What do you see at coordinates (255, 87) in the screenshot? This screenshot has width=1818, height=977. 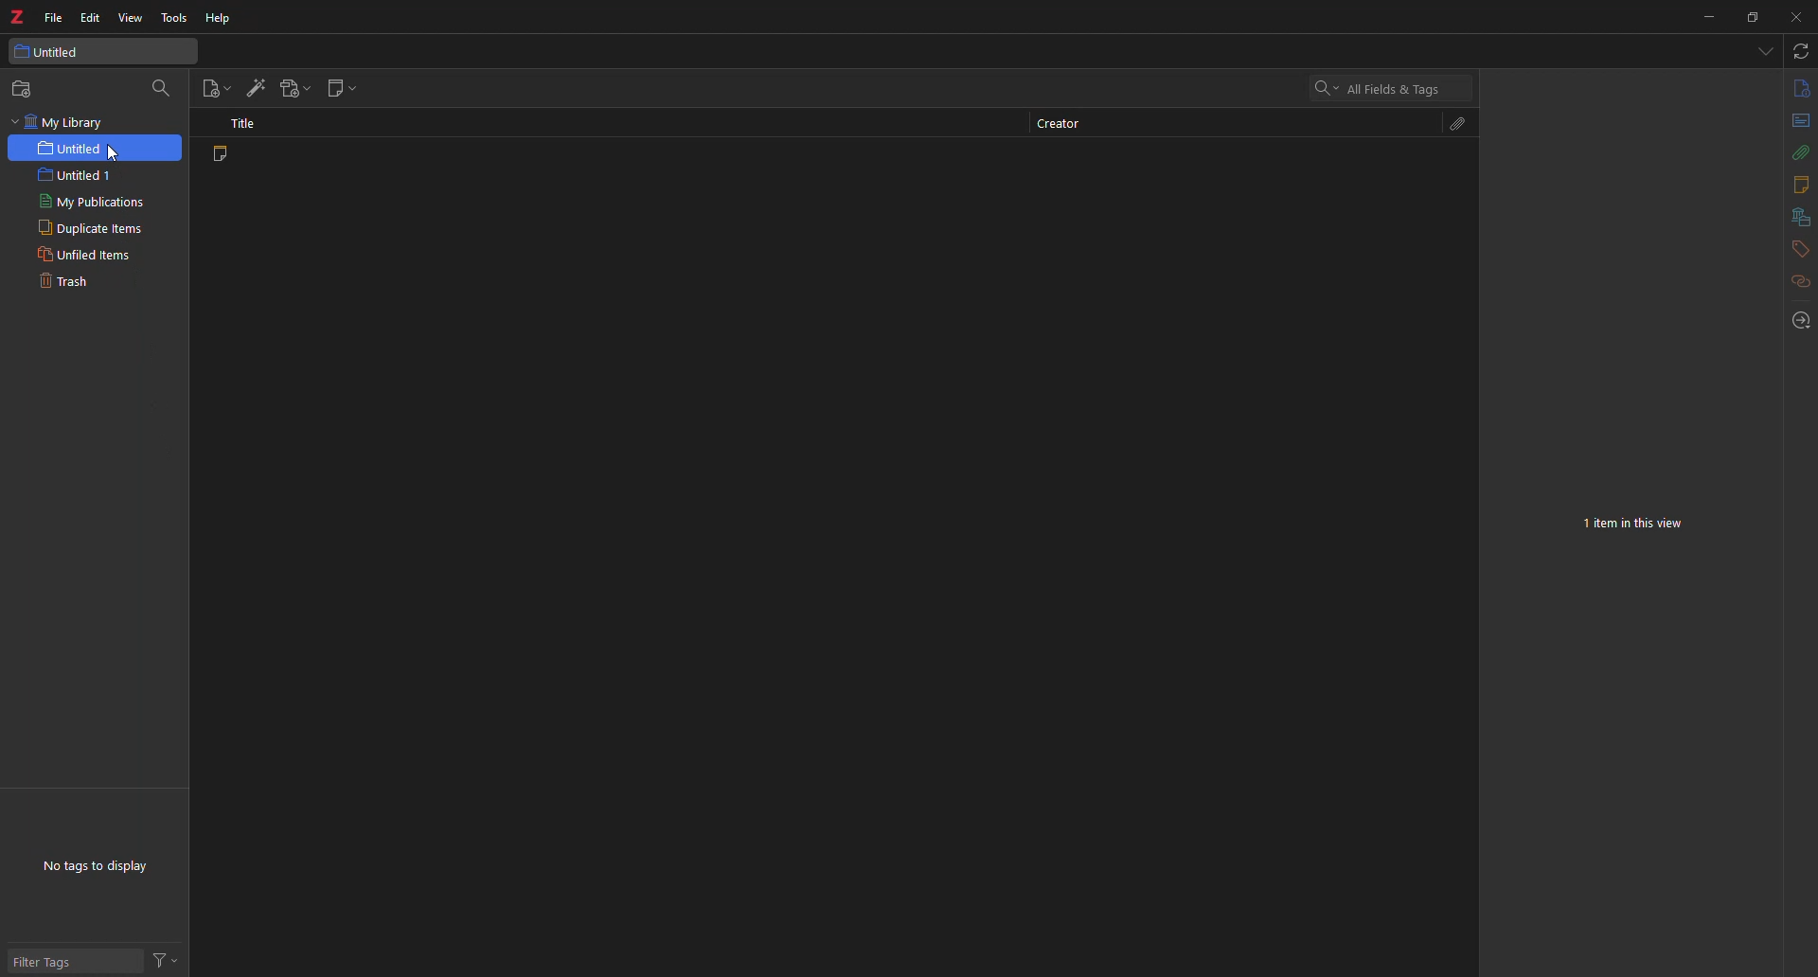 I see `add item` at bounding box center [255, 87].